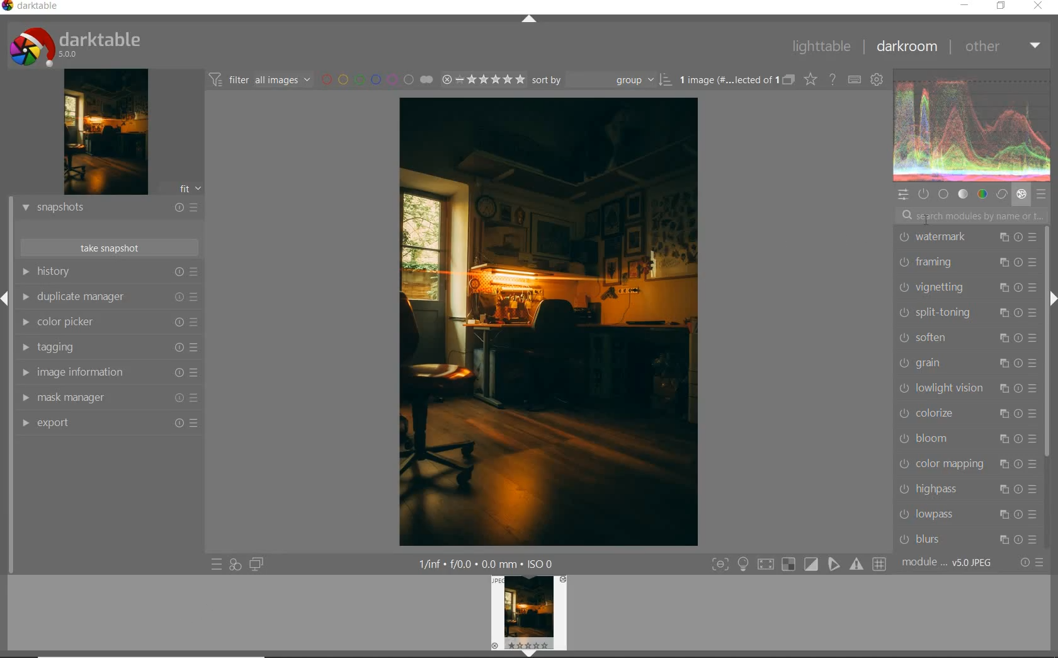  What do you see at coordinates (823, 46) in the screenshot?
I see `lighttable` at bounding box center [823, 46].